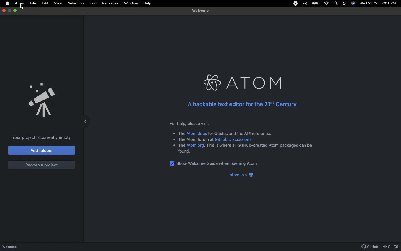  I want to click on Voice control, so click(354, 3).